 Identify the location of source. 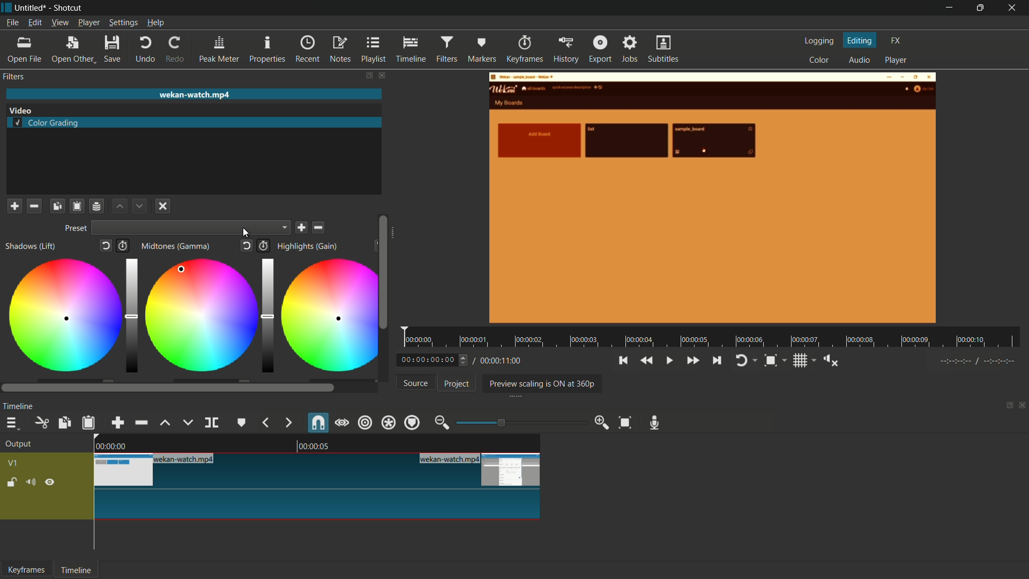
(416, 383).